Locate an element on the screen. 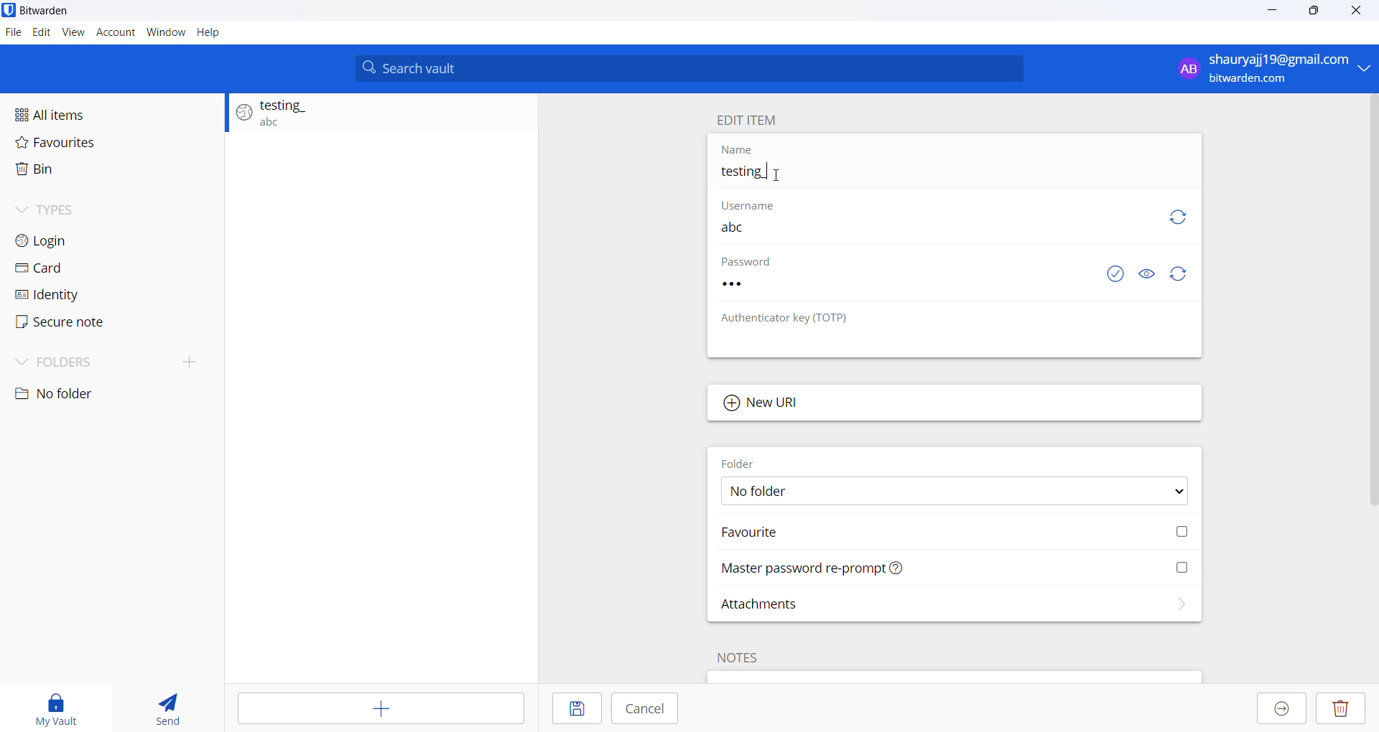  Password Heading is located at coordinates (748, 263).